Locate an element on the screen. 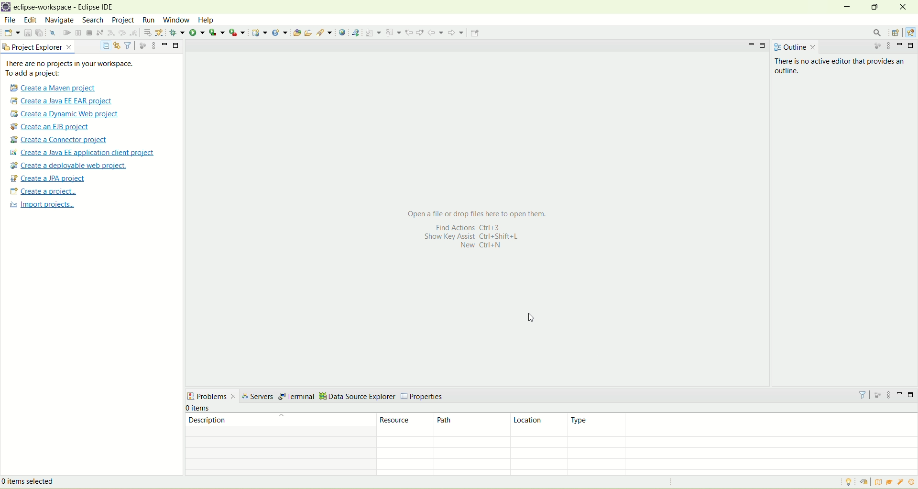 The image size is (918, 489). drop to frame is located at coordinates (185, 33).